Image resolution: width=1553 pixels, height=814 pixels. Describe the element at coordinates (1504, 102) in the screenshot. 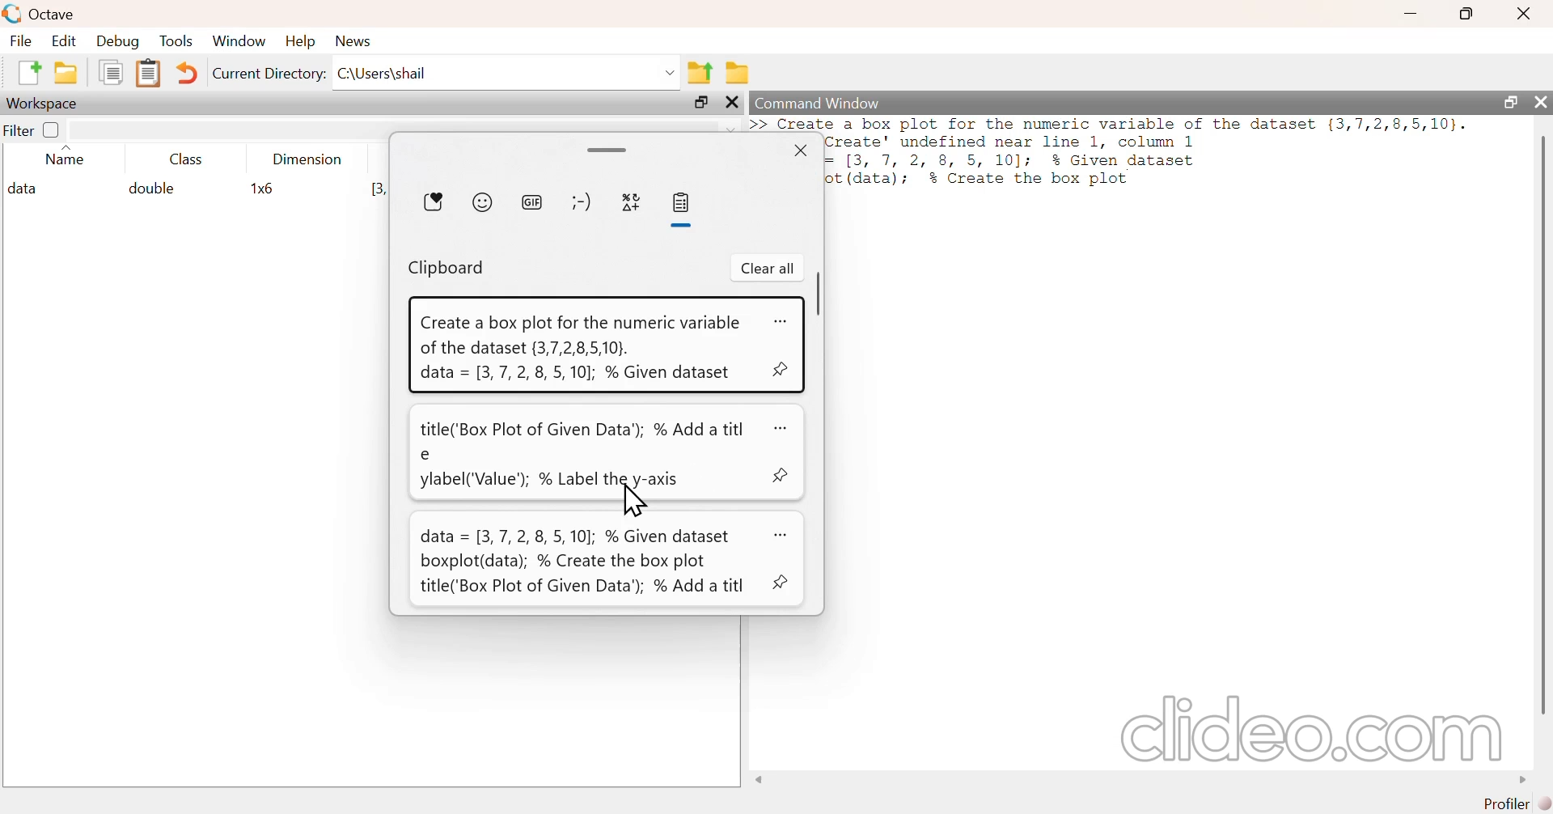

I see `maximize` at that location.